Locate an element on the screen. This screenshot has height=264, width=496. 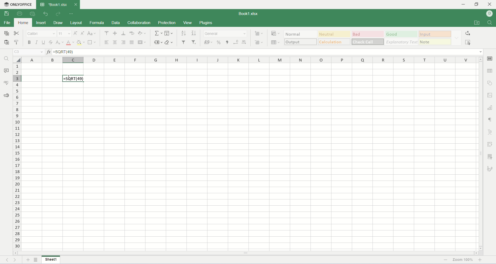
undo is located at coordinates (46, 14).